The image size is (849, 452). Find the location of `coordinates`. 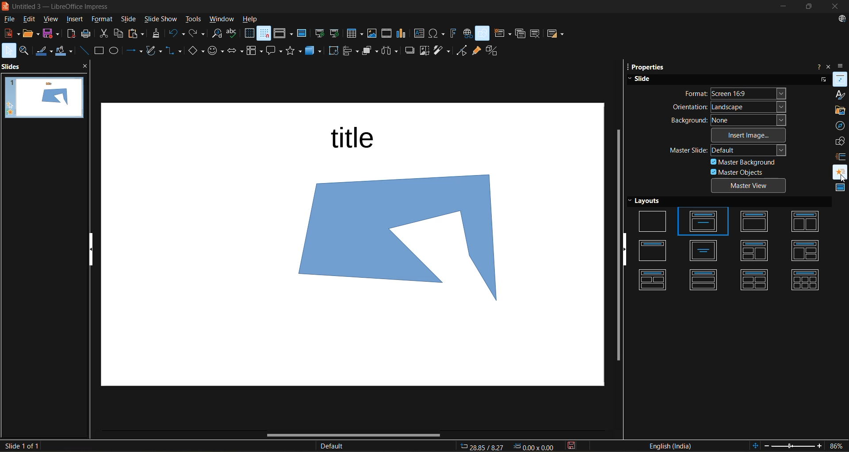

coordinates is located at coordinates (509, 445).